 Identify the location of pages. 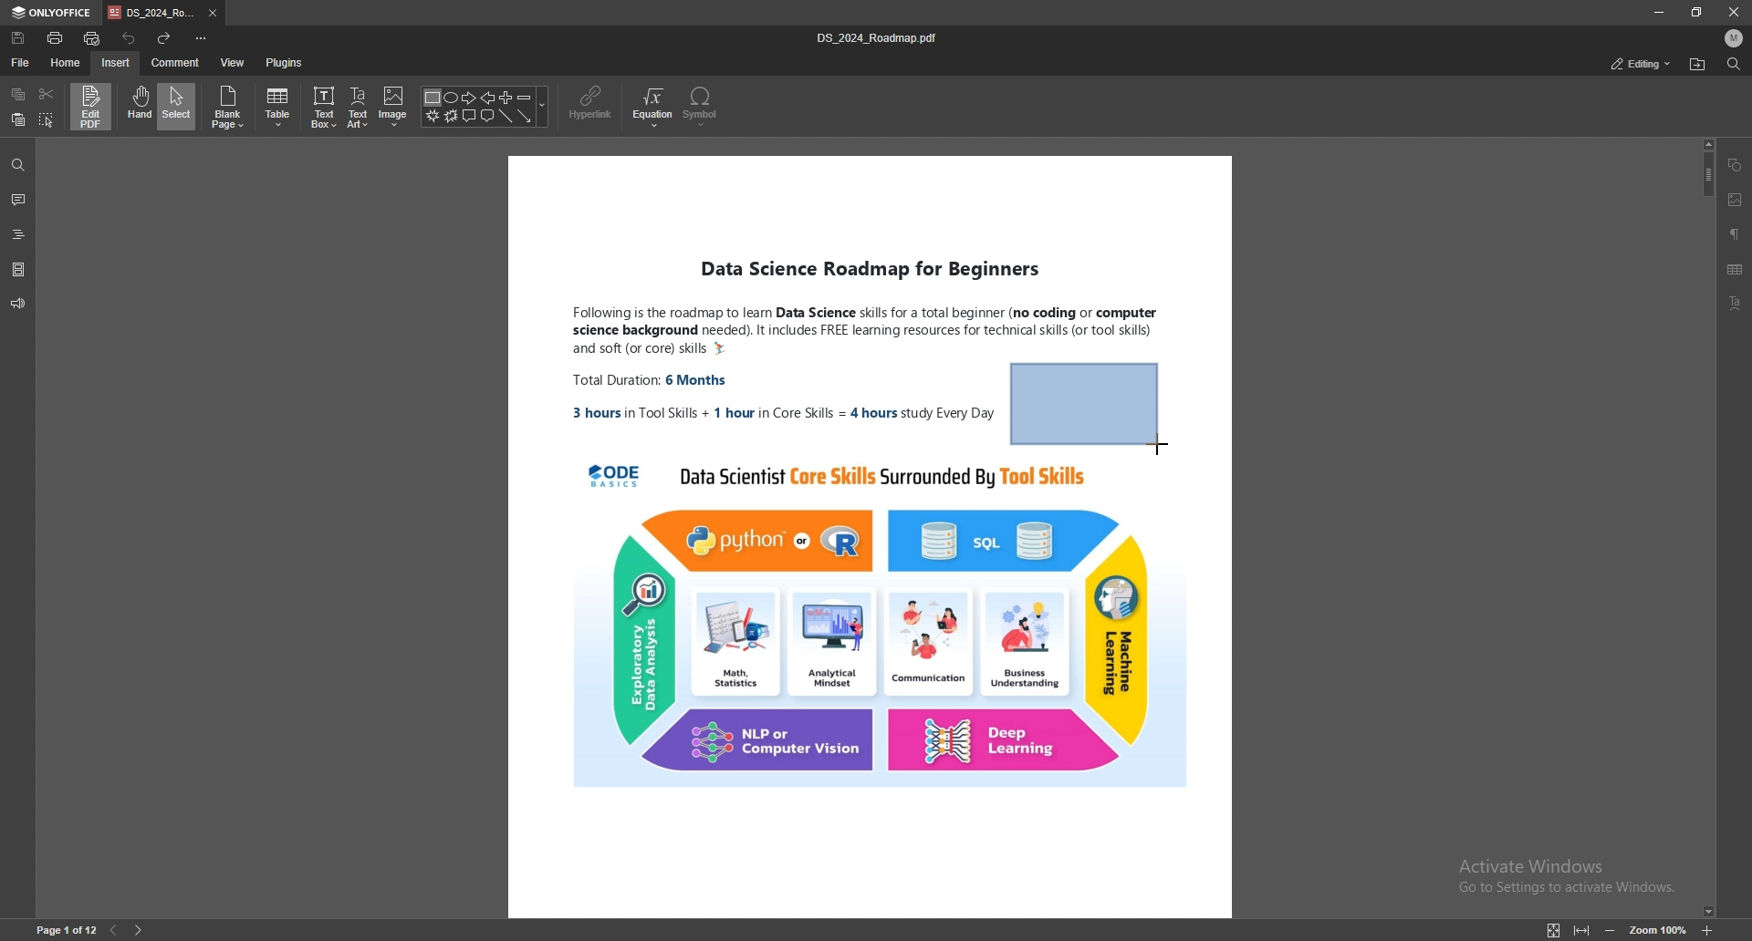
(18, 268).